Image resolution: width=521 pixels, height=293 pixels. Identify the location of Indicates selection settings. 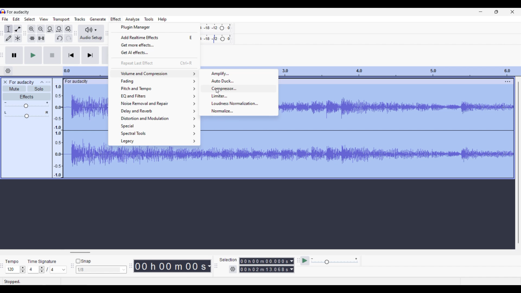
(228, 259).